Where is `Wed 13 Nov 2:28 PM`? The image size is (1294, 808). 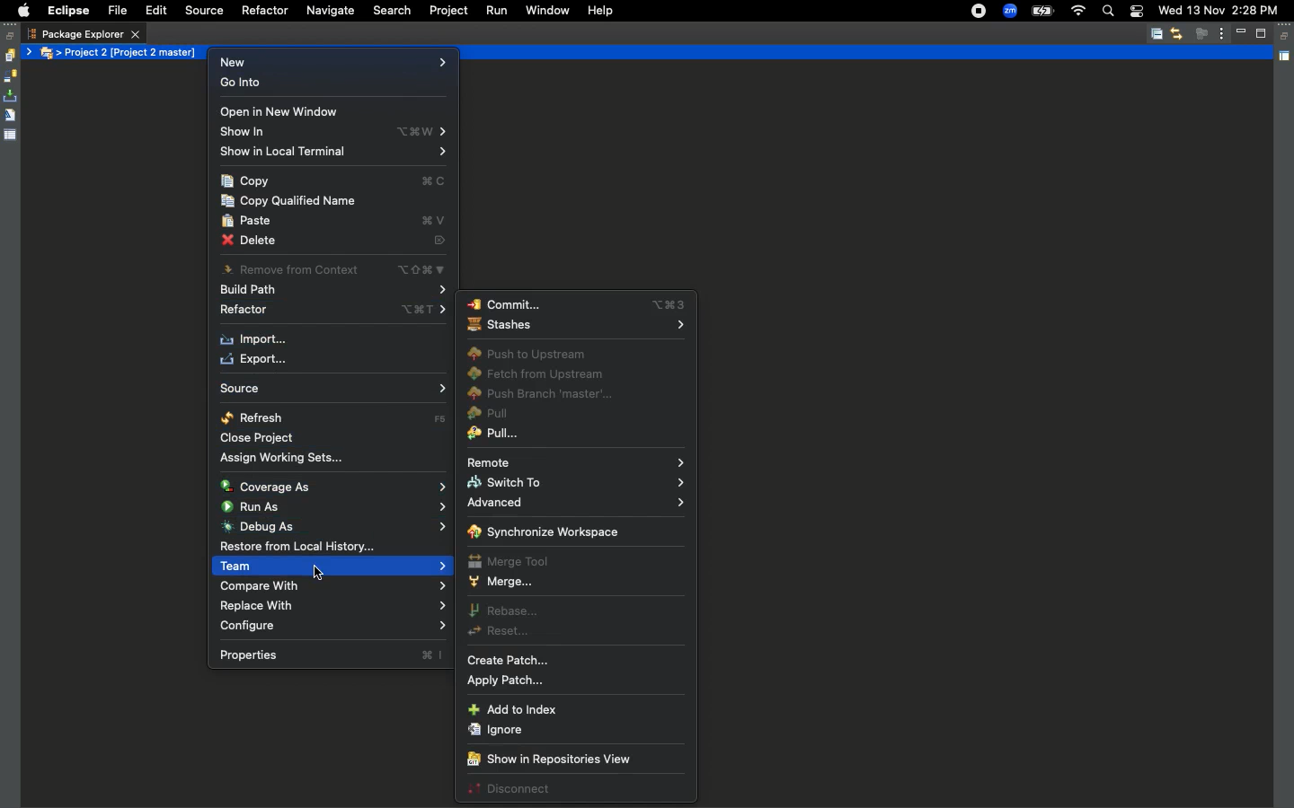
Wed 13 Nov 2:28 PM is located at coordinates (1218, 9).